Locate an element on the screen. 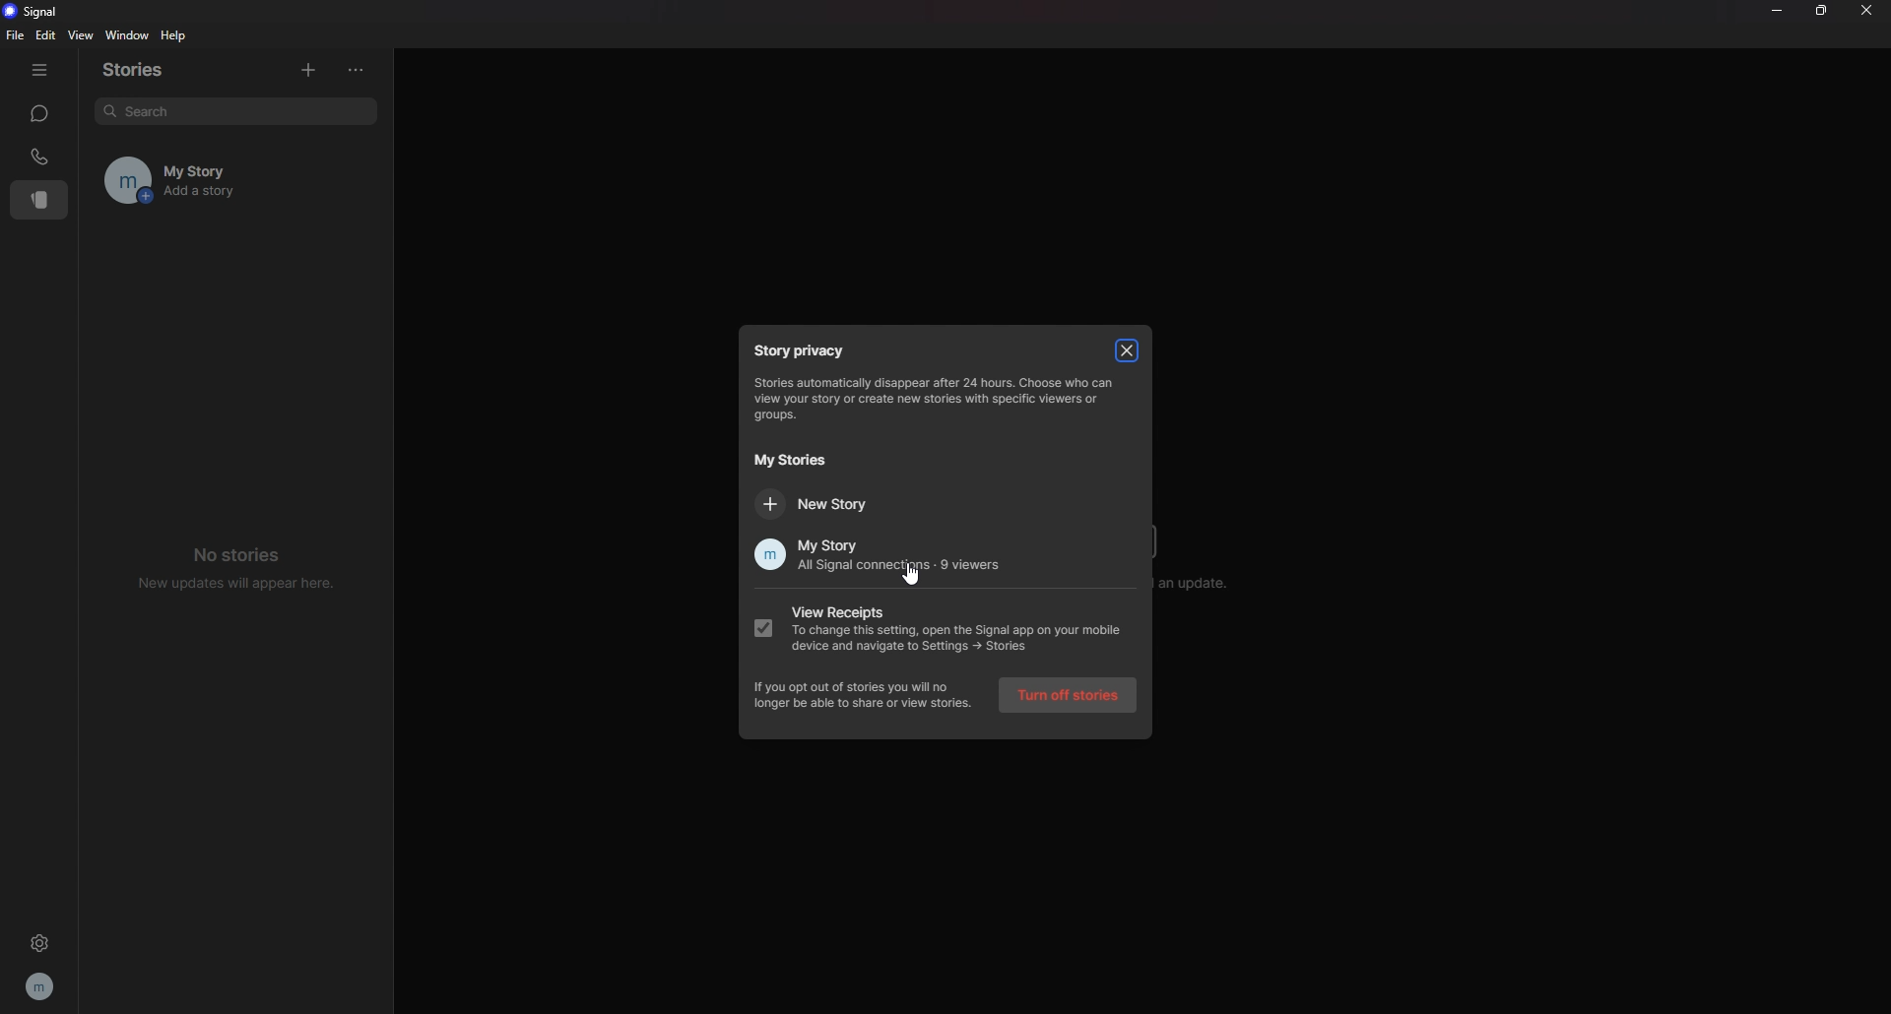 The image size is (1891, 1014). my stories is located at coordinates (790, 461).